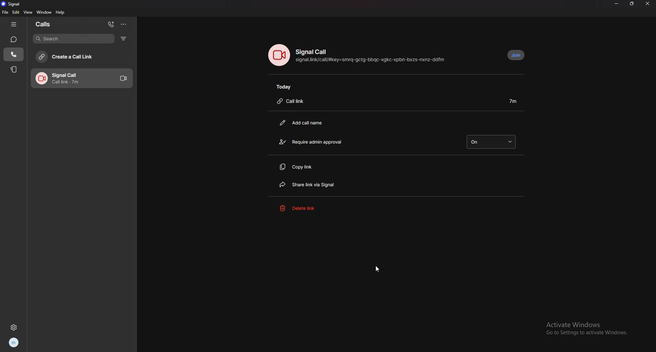 Image resolution: width=656 pixels, height=352 pixels. I want to click on stories, so click(15, 69).